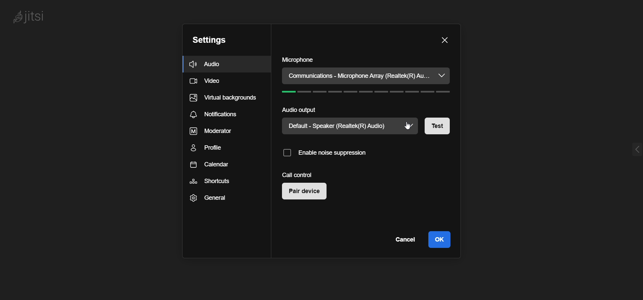 This screenshot has width=643, height=300. What do you see at coordinates (208, 132) in the screenshot?
I see `moderator` at bounding box center [208, 132].